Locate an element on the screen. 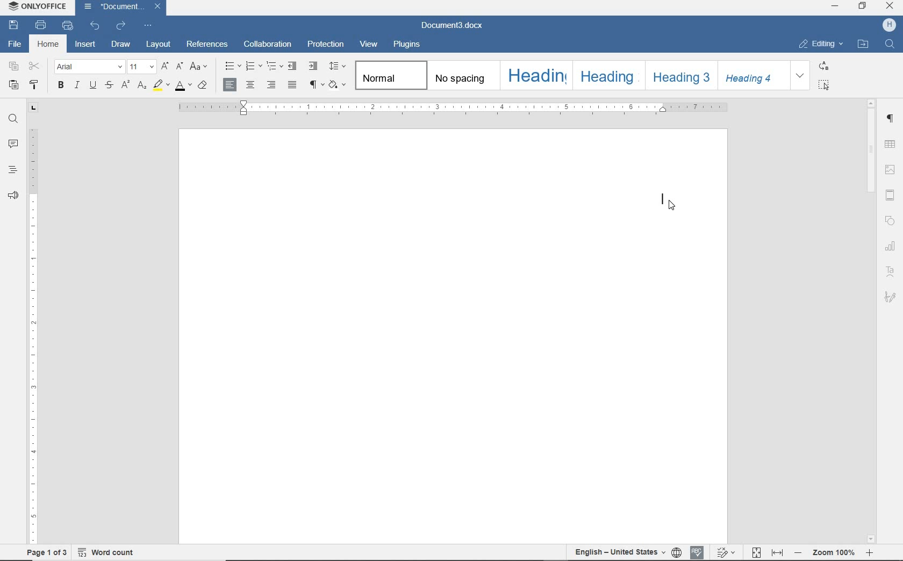 This screenshot has height=561, width=903. Text cursor is located at coordinates (665, 196).